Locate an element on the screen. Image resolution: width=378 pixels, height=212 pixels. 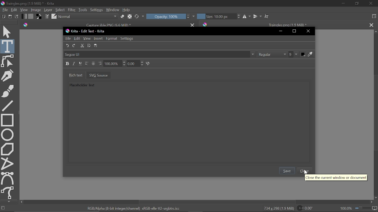
RGB/Alpha (8 - bit integer/channel) sRGB is located at coordinates (134, 208).